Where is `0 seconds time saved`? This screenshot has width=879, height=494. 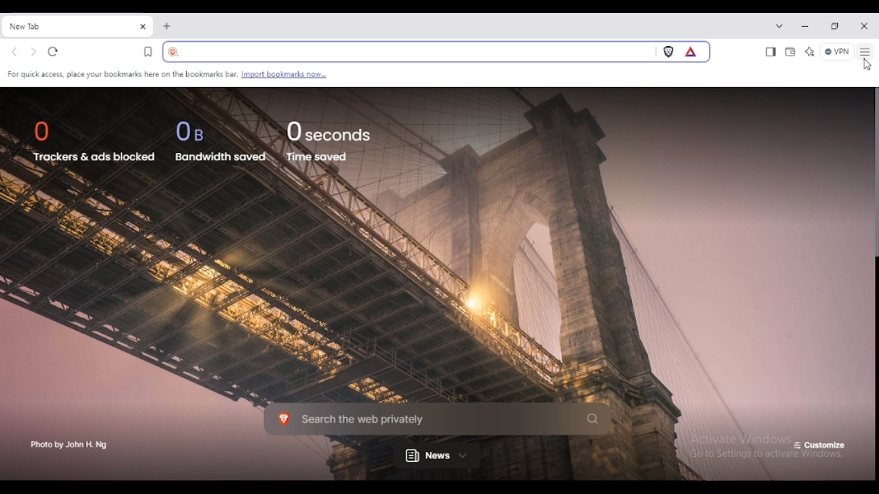
0 seconds time saved is located at coordinates (329, 141).